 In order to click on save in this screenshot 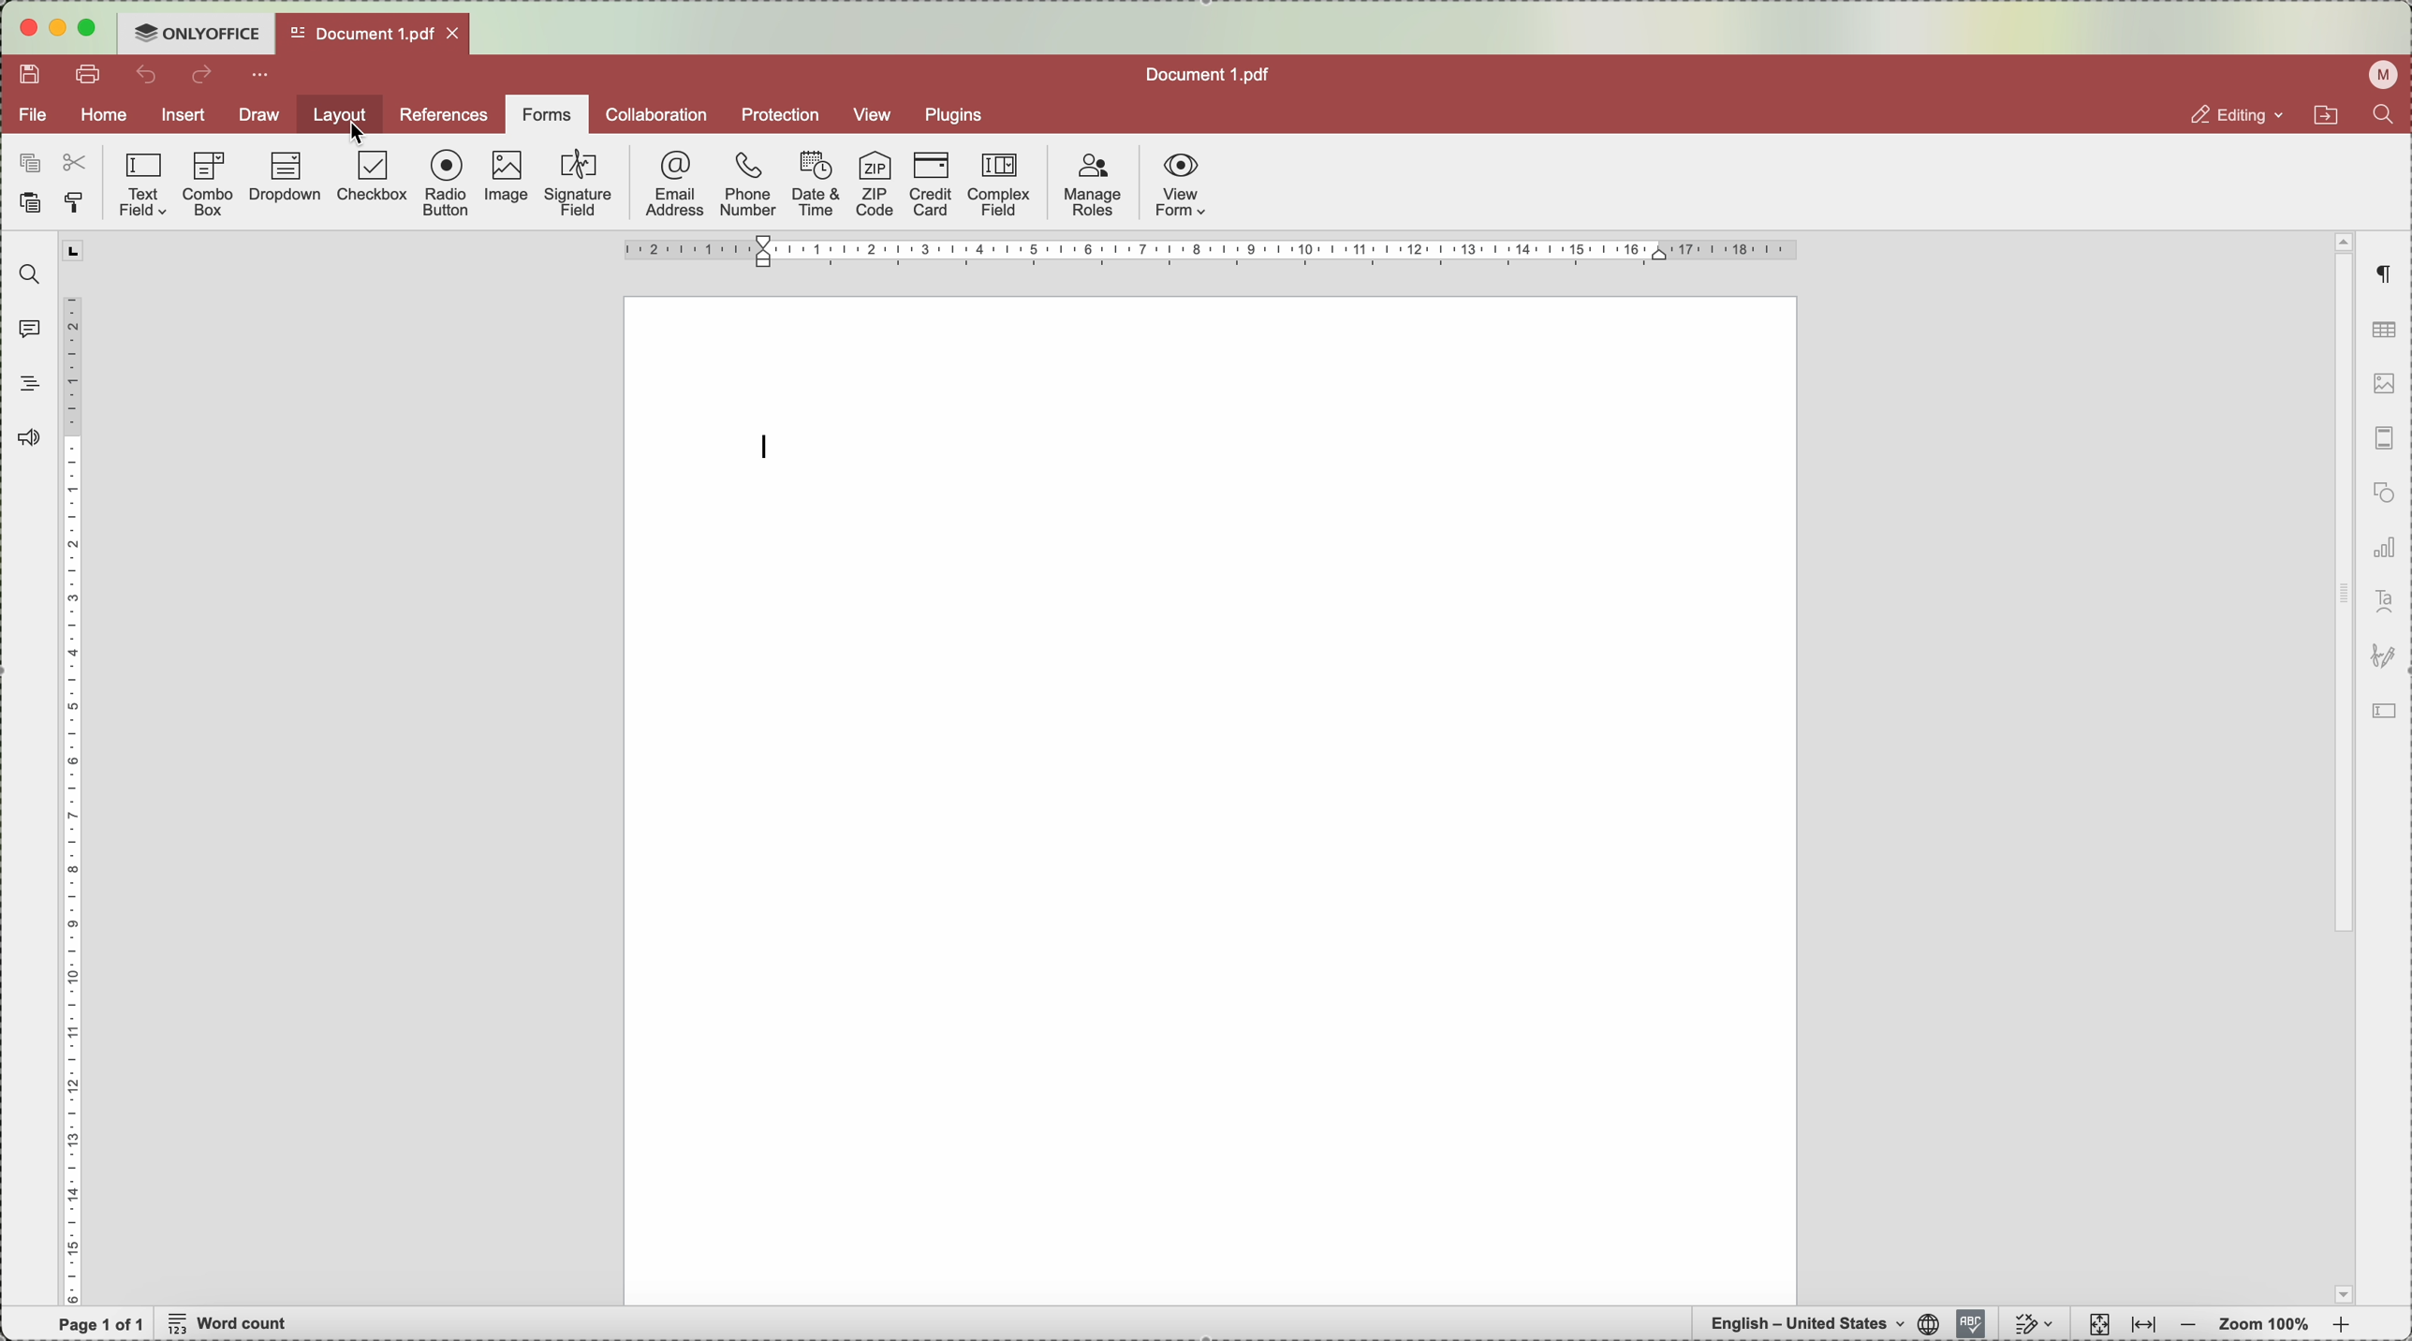, I will do `click(33, 75)`.